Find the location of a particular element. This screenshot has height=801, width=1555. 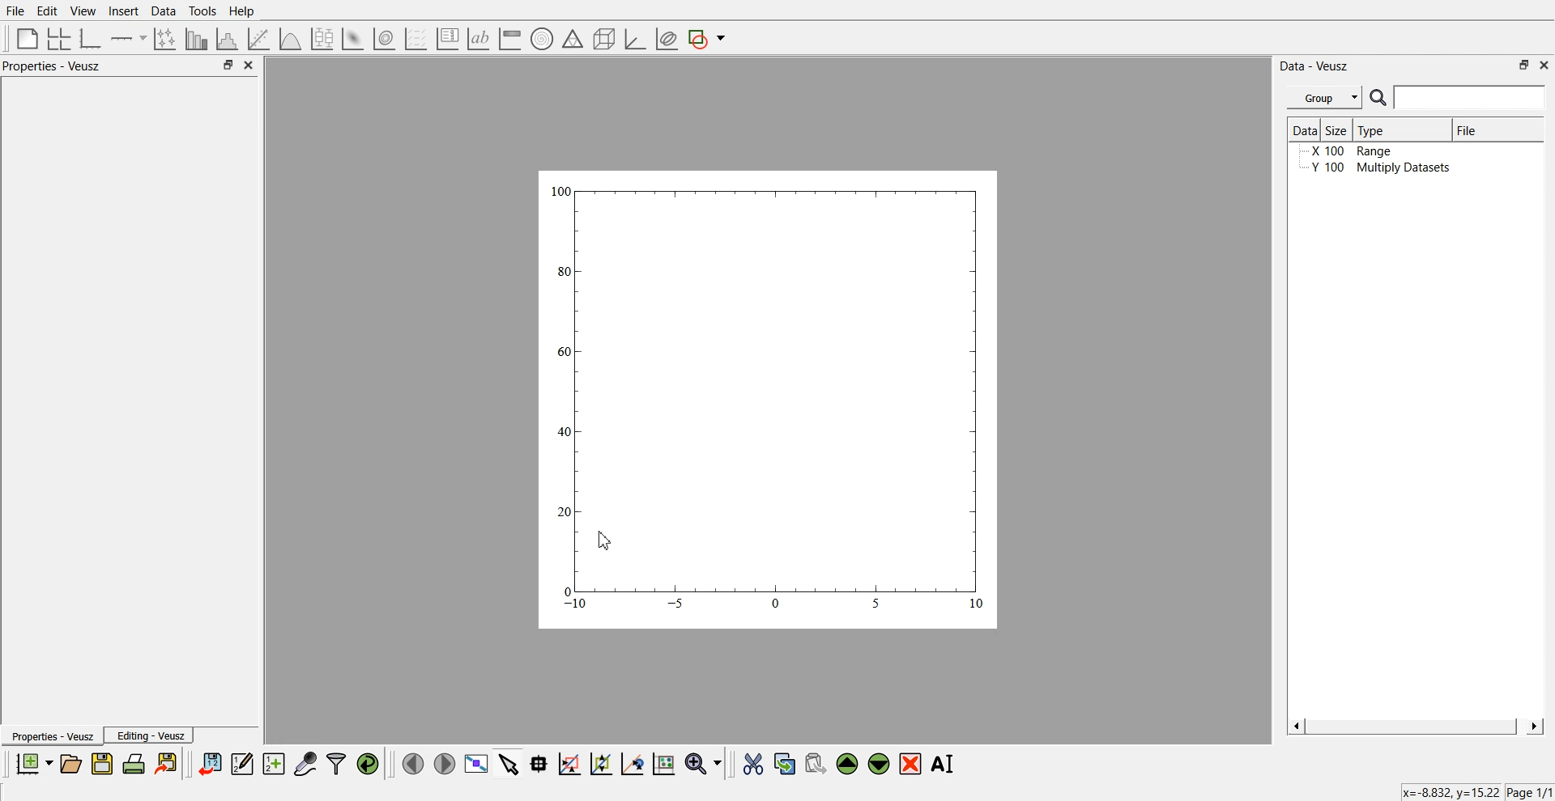

remove the selected widgets is located at coordinates (912, 764).